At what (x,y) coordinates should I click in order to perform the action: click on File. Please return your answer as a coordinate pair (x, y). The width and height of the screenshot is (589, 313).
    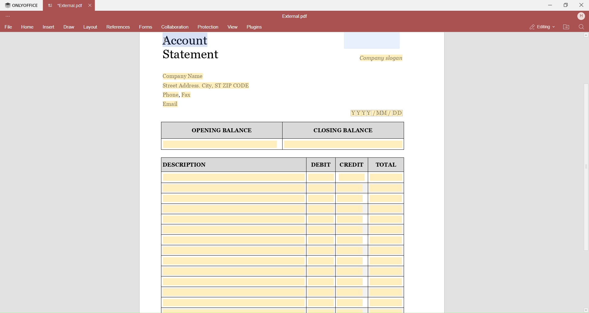
    Looking at the image, I should click on (9, 27).